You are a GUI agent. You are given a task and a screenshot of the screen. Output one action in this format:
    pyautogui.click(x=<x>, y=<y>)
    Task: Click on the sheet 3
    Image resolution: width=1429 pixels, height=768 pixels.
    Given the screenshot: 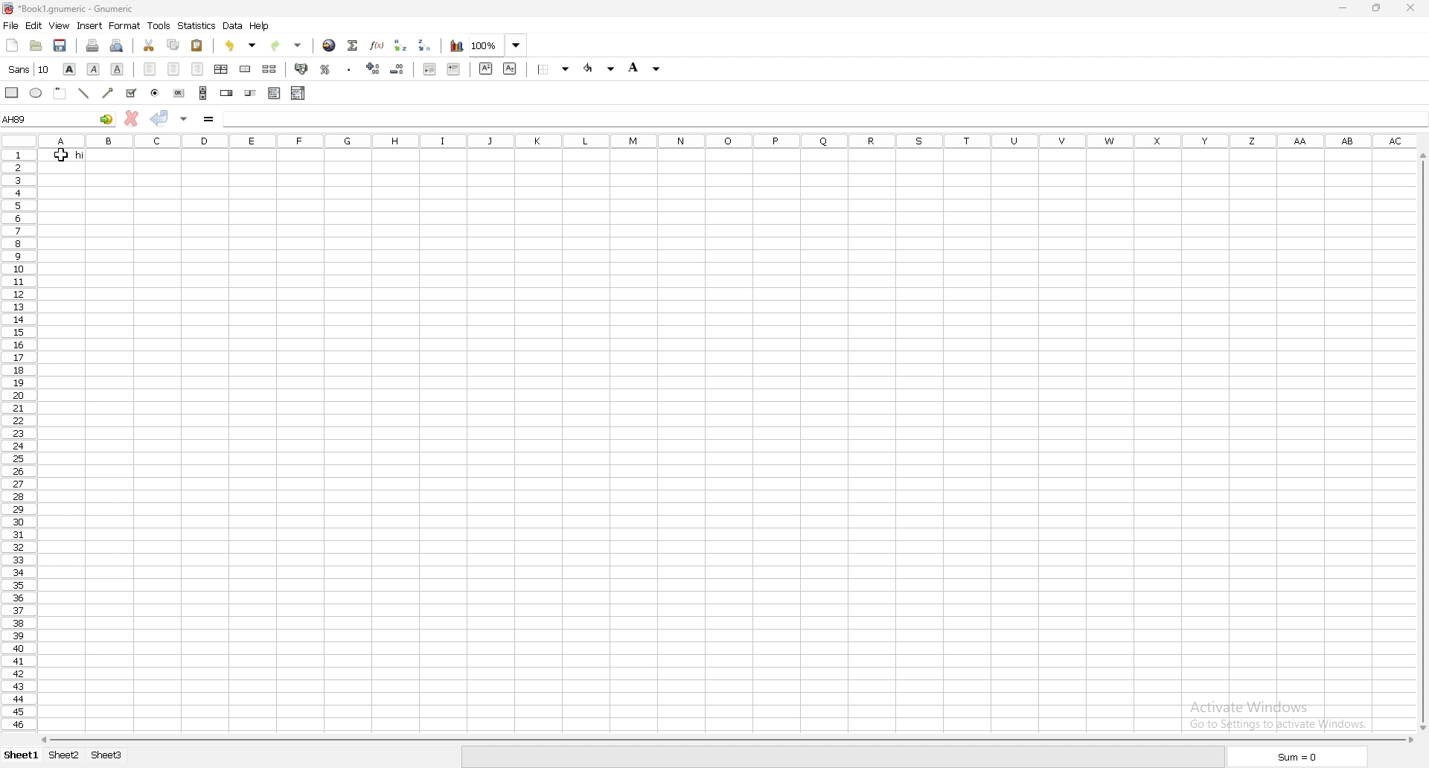 What is the action you would take?
    pyautogui.click(x=107, y=755)
    